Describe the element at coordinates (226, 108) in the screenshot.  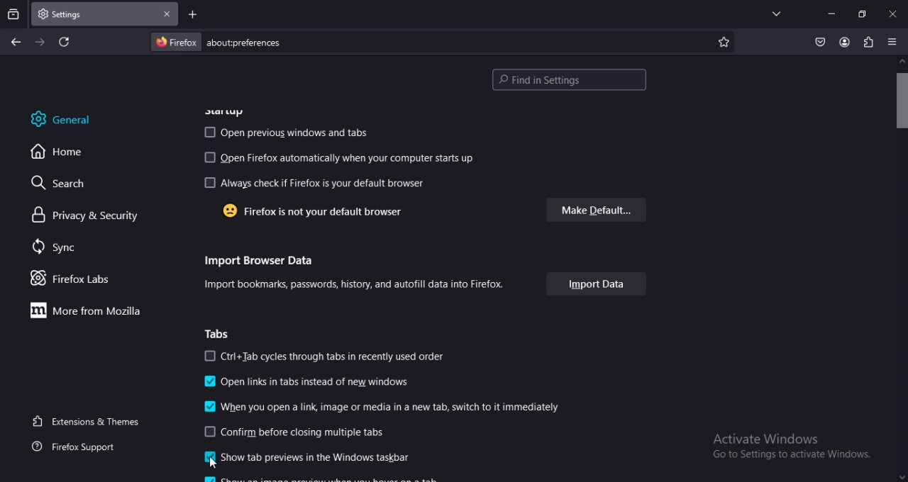
I see `startup` at that location.